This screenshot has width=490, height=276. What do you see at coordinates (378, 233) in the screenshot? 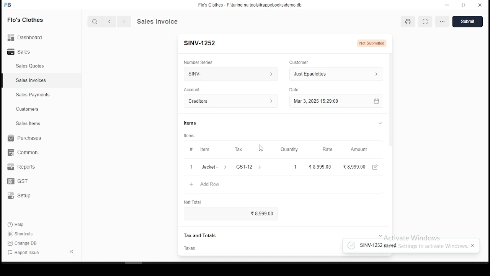
I see `expand` at bounding box center [378, 233].